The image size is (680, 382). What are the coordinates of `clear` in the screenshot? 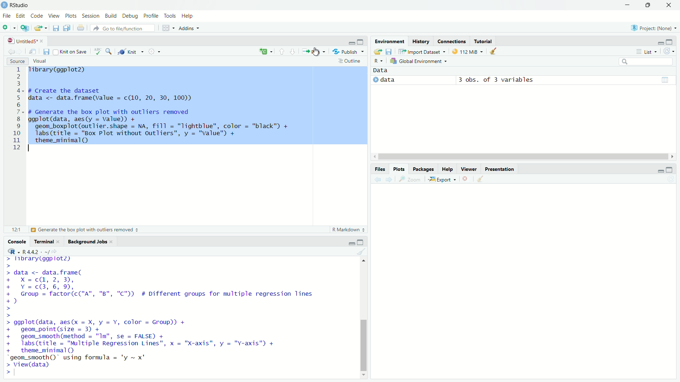 It's located at (478, 178).